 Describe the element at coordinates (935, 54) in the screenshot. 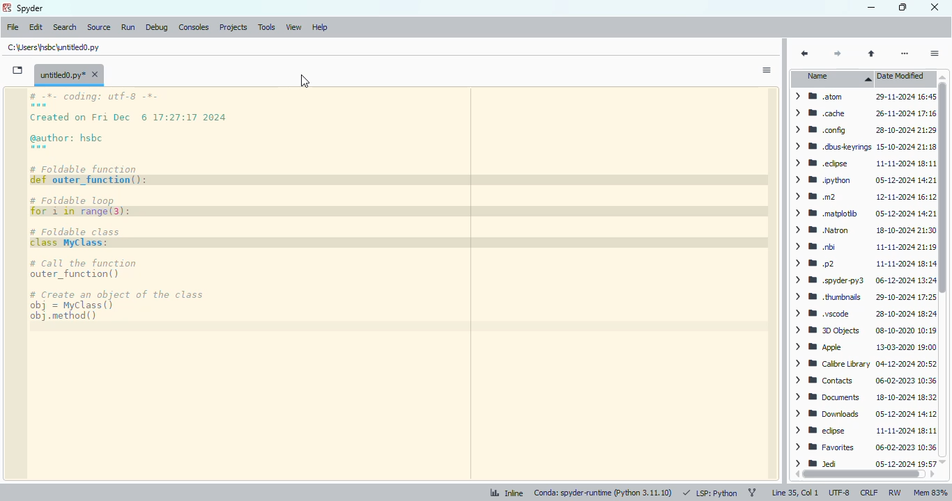

I see `options` at that location.